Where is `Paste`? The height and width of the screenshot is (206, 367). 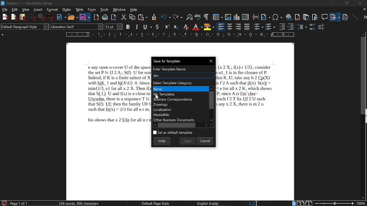 Paste is located at coordinates (143, 17).